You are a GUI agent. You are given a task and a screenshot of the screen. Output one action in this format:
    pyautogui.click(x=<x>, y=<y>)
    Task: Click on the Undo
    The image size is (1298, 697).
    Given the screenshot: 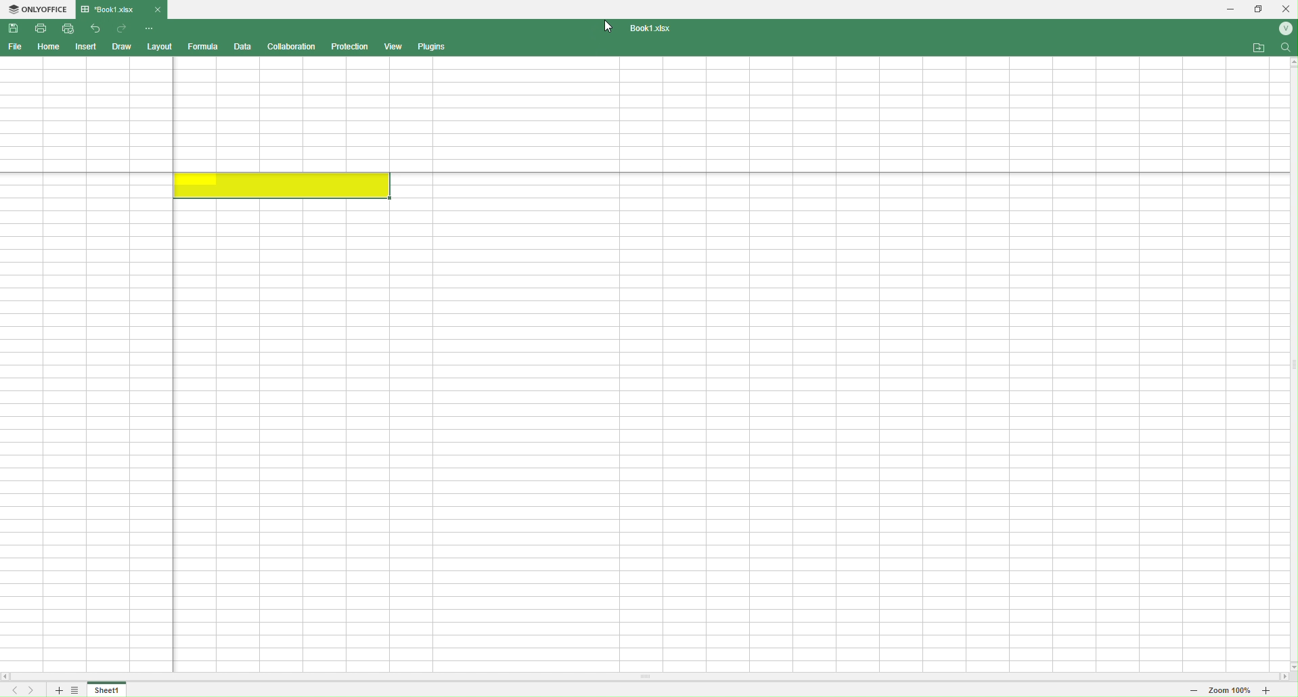 What is the action you would take?
    pyautogui.click(x=98, y=30)
    